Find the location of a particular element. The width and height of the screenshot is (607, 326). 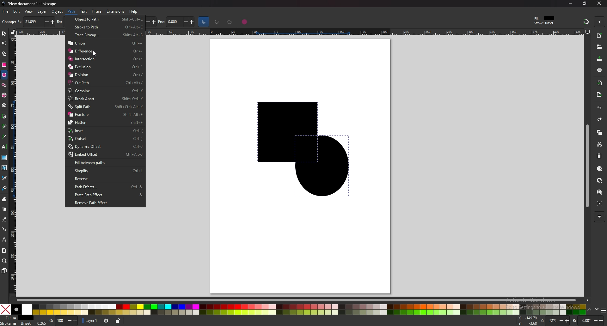

zoom drawing is located at coordinates (600, 180).